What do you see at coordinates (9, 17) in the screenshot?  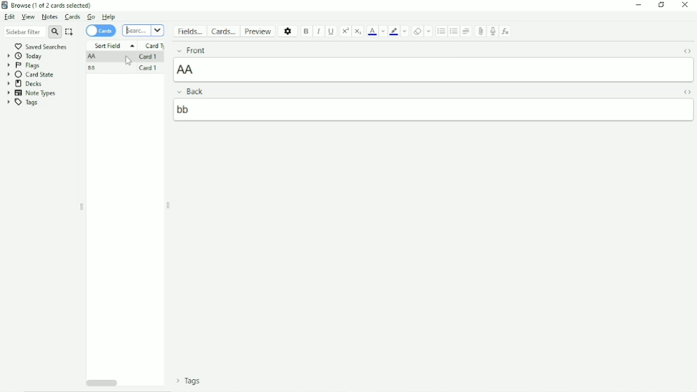 I see `Edit` at bounding box center [9, 17].